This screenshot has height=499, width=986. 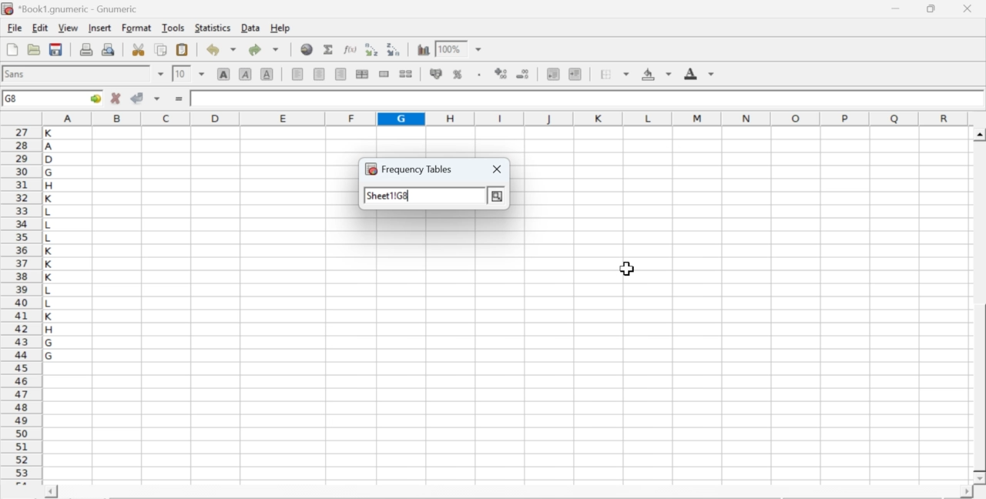 I want to click on accept changes across selection, so click(x=156, y=98).